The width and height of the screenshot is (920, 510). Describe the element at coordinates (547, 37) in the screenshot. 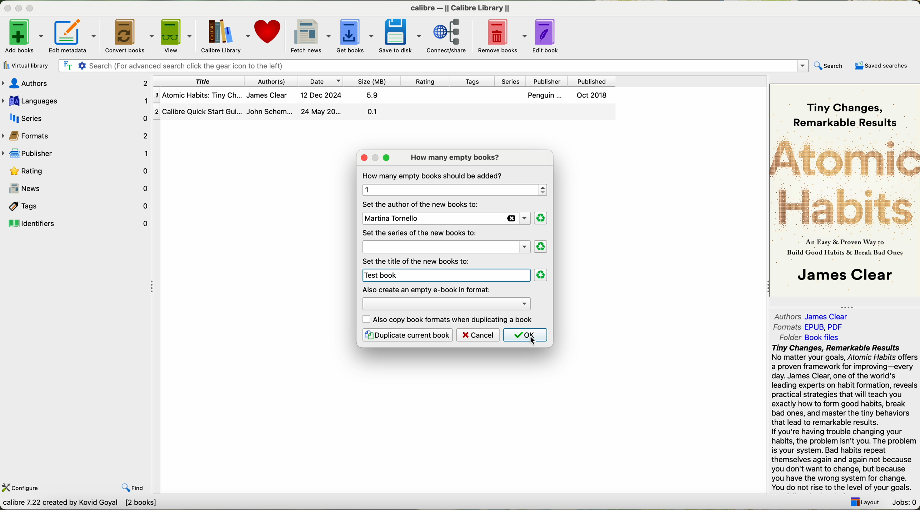

I see `edit book` at that location.